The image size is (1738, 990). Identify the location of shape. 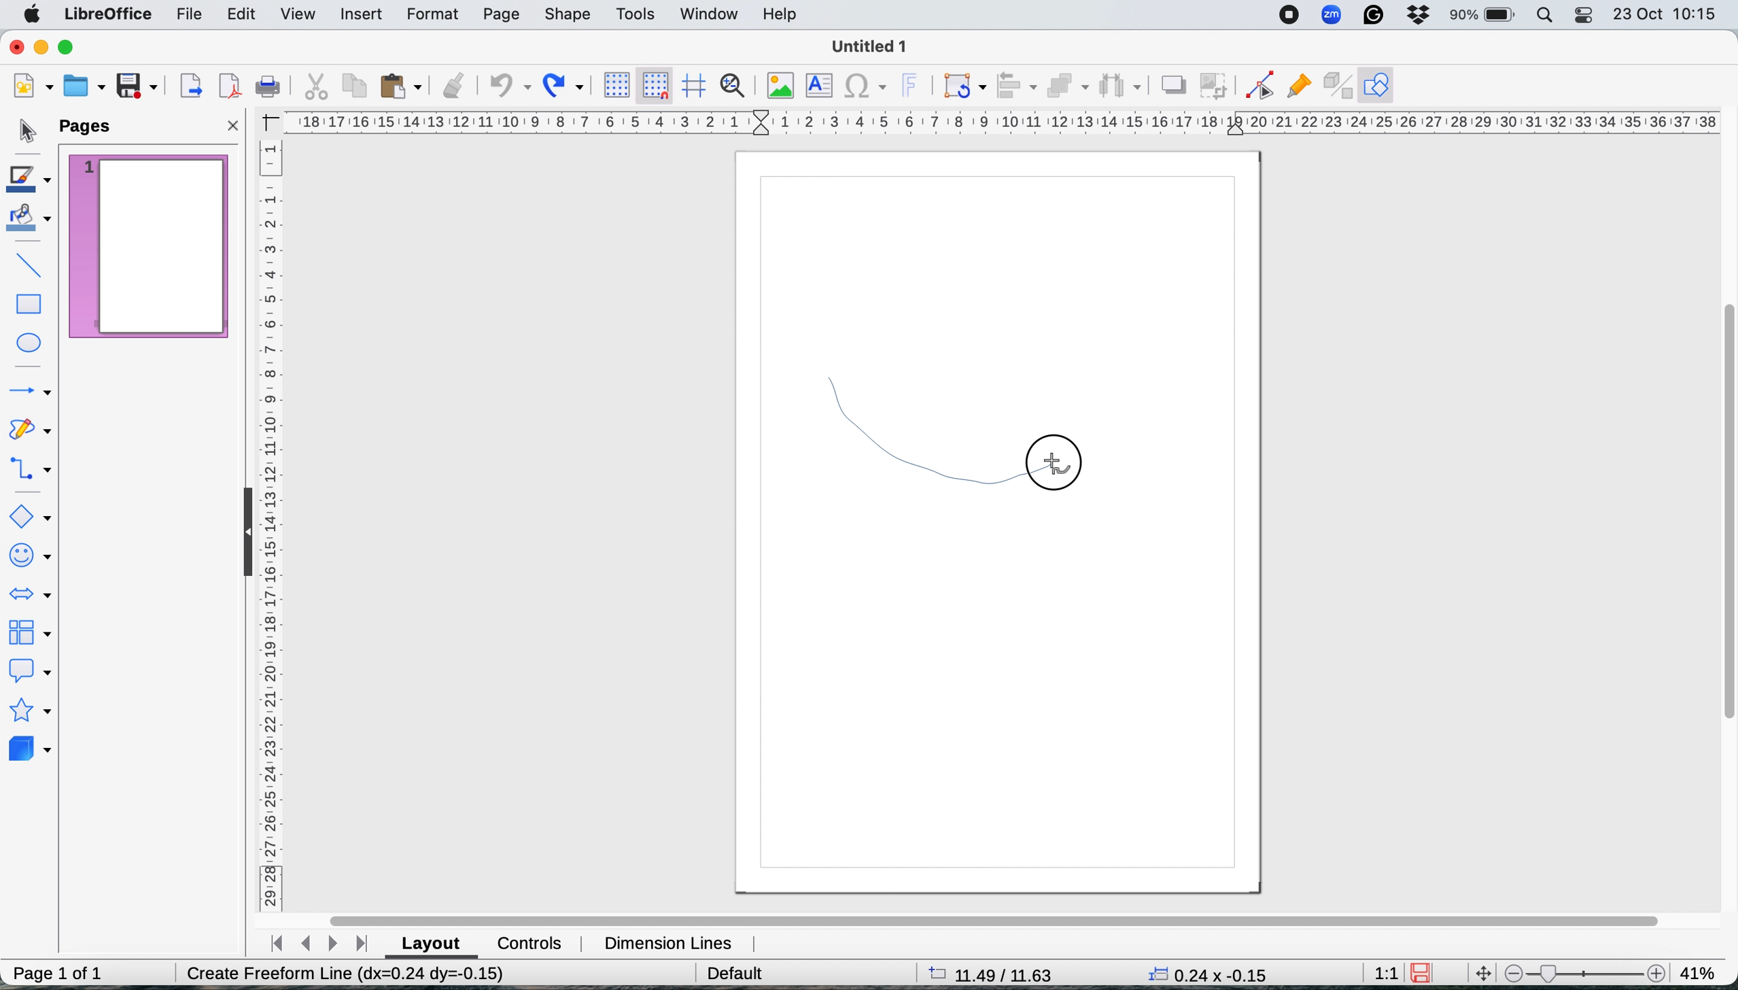
(570, 16).